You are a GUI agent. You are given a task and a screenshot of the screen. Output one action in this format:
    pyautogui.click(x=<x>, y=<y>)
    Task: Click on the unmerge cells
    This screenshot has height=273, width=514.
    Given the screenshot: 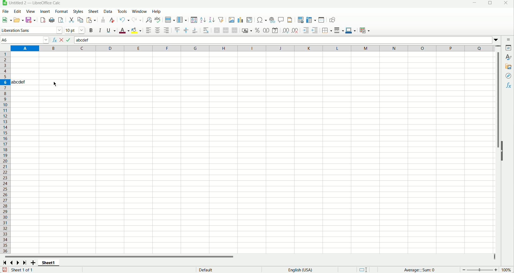 What is the action you would take?
    pyautogui.click(x=235, y=31)
    